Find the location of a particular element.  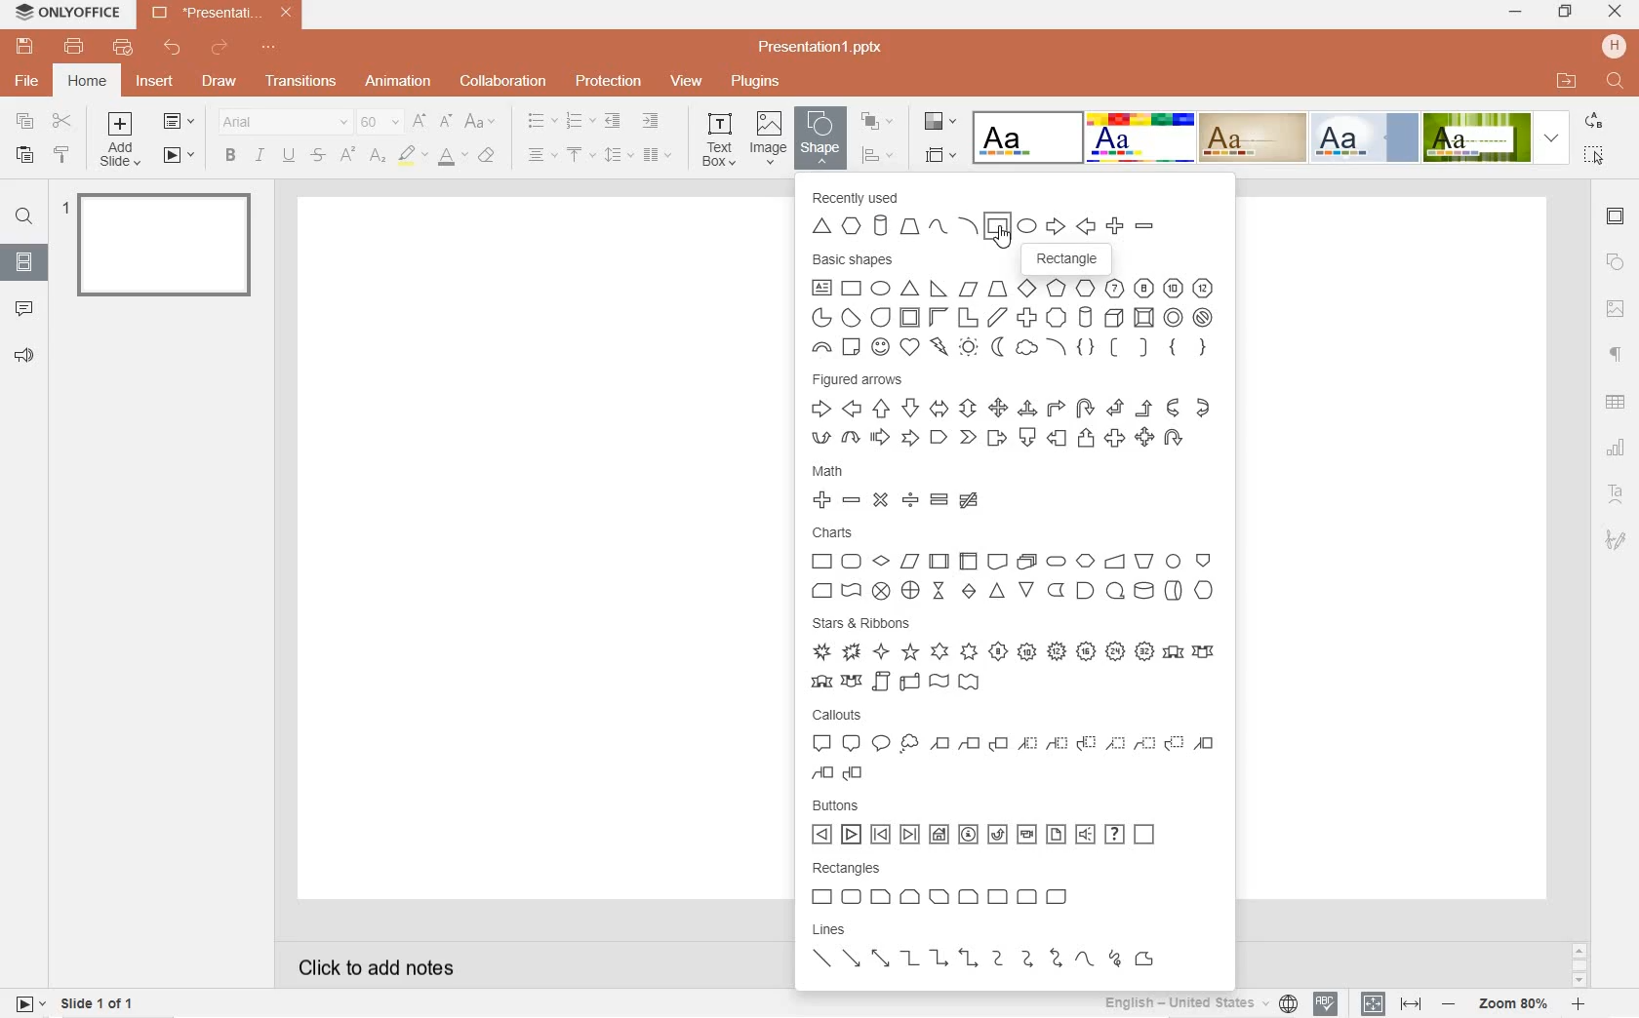

copy is located at coordinates (25, 121).